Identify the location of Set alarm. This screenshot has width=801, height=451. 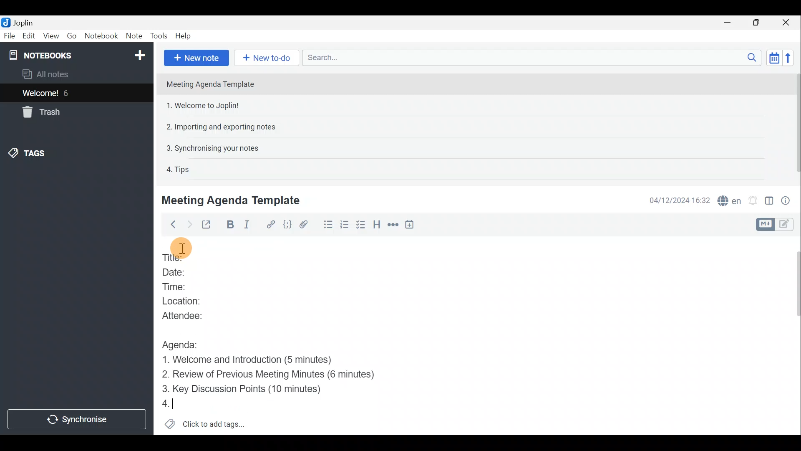
(754, 200).